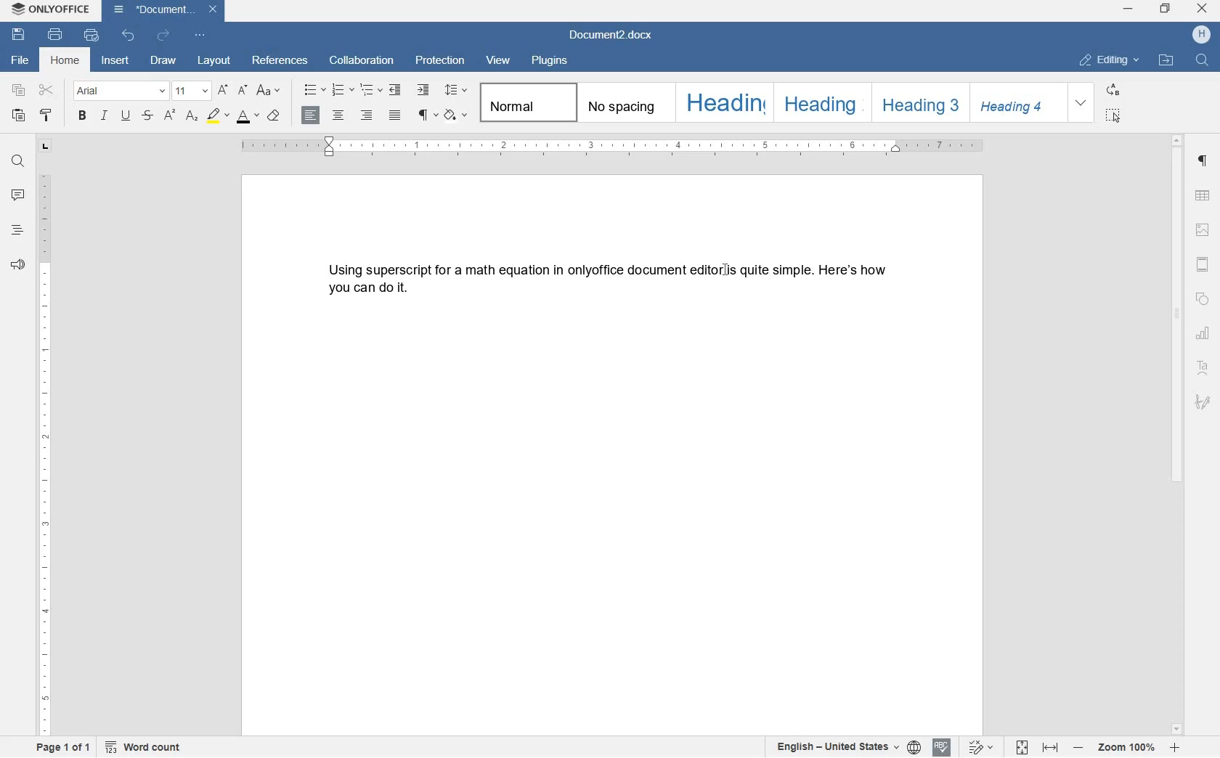  Describe the element at coordinates (191, 117) in the screenshot. I see `subscript` at that location.